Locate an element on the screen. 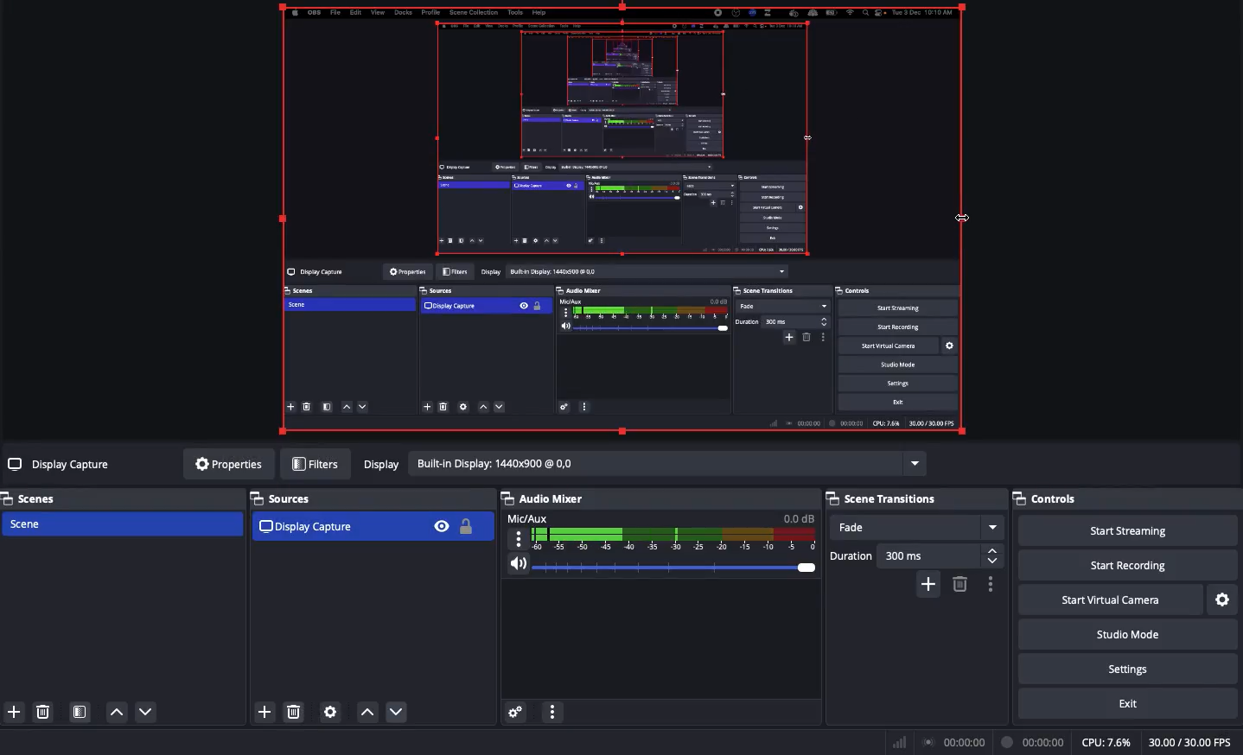 The height and width of the screenshot is (755, 1243). Add is located at coordinates (930, 587).